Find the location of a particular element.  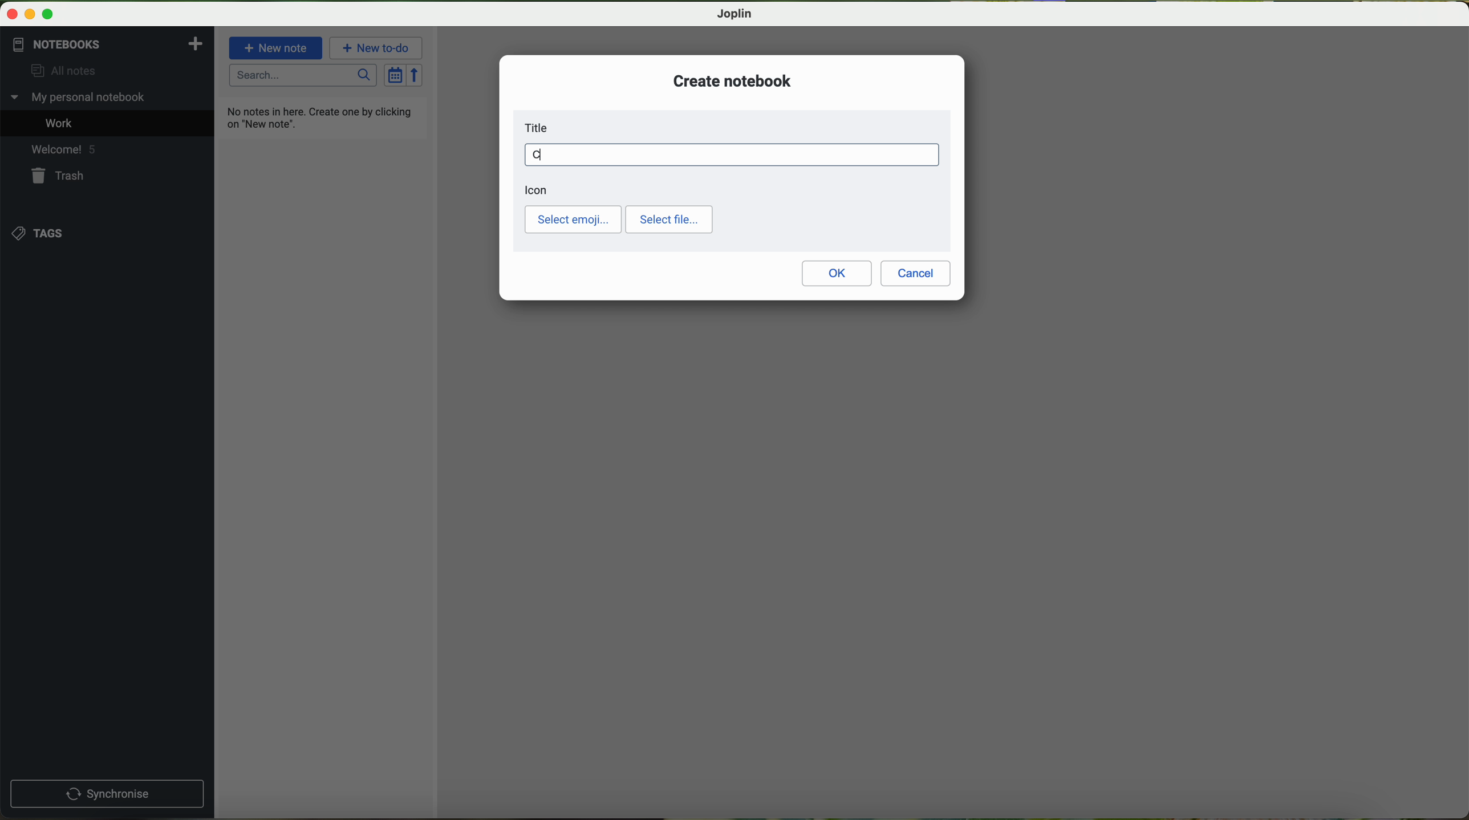

tags is located at coordinates (40, 233).